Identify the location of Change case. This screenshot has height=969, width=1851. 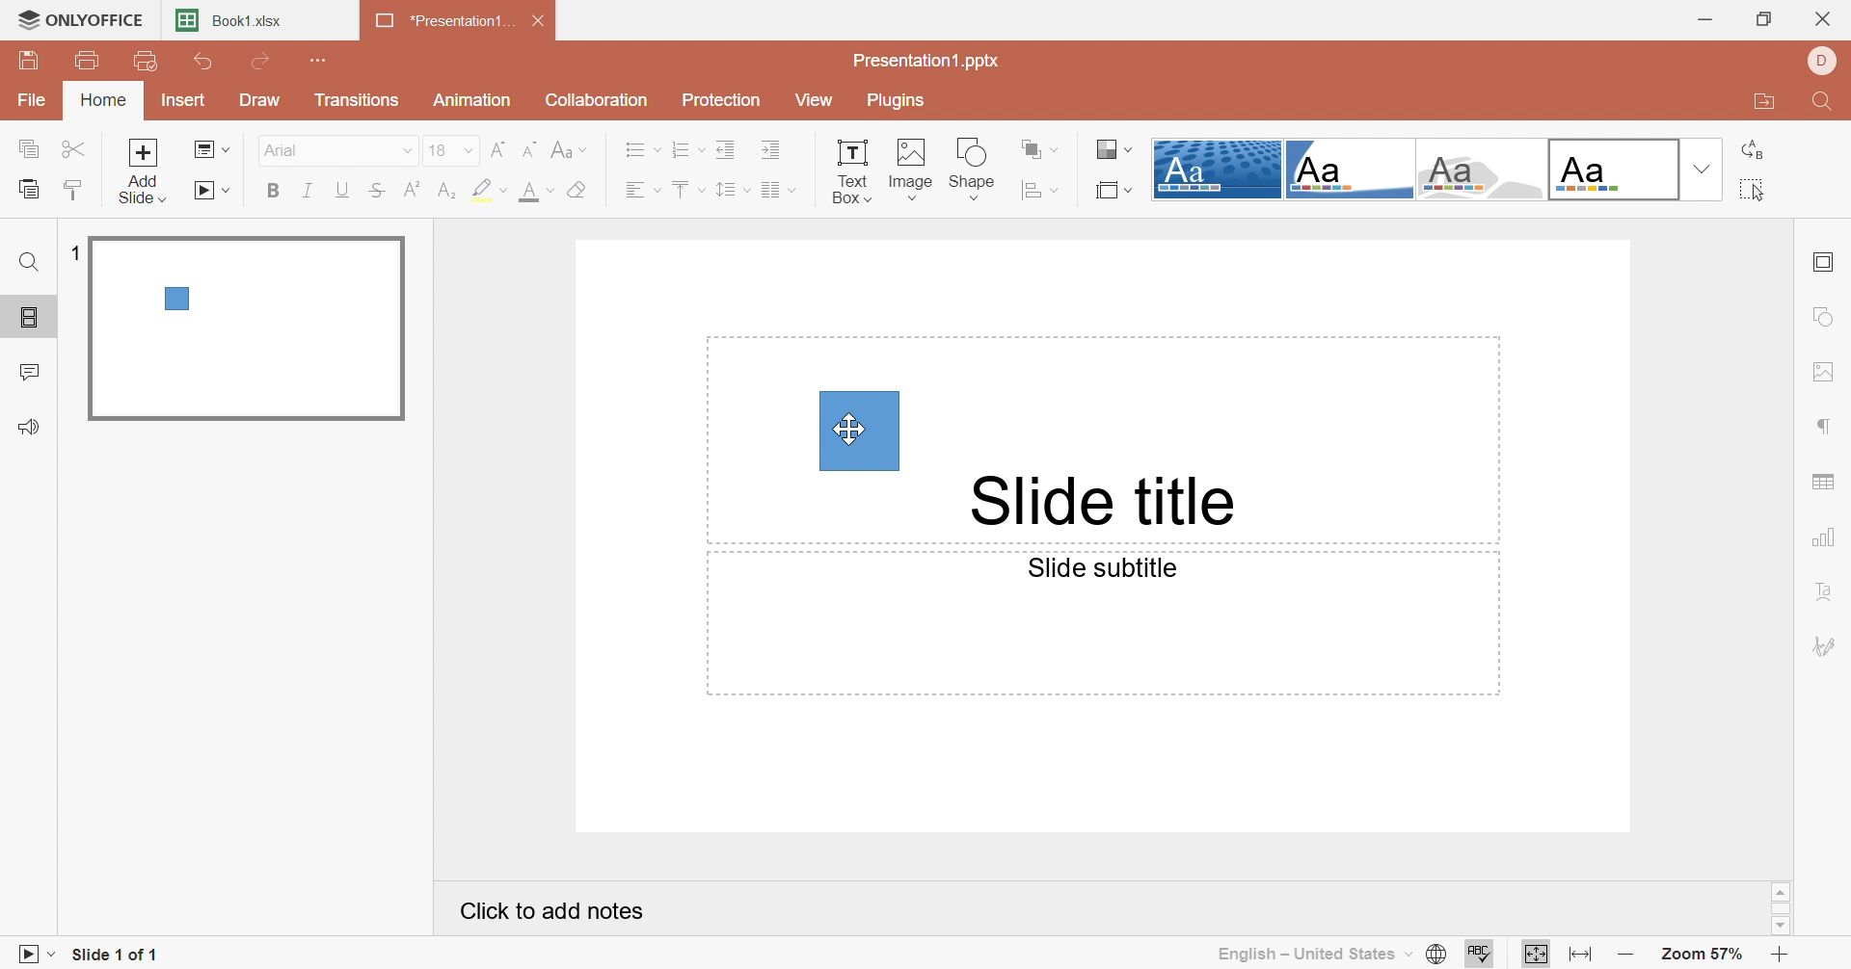
(572, 149).